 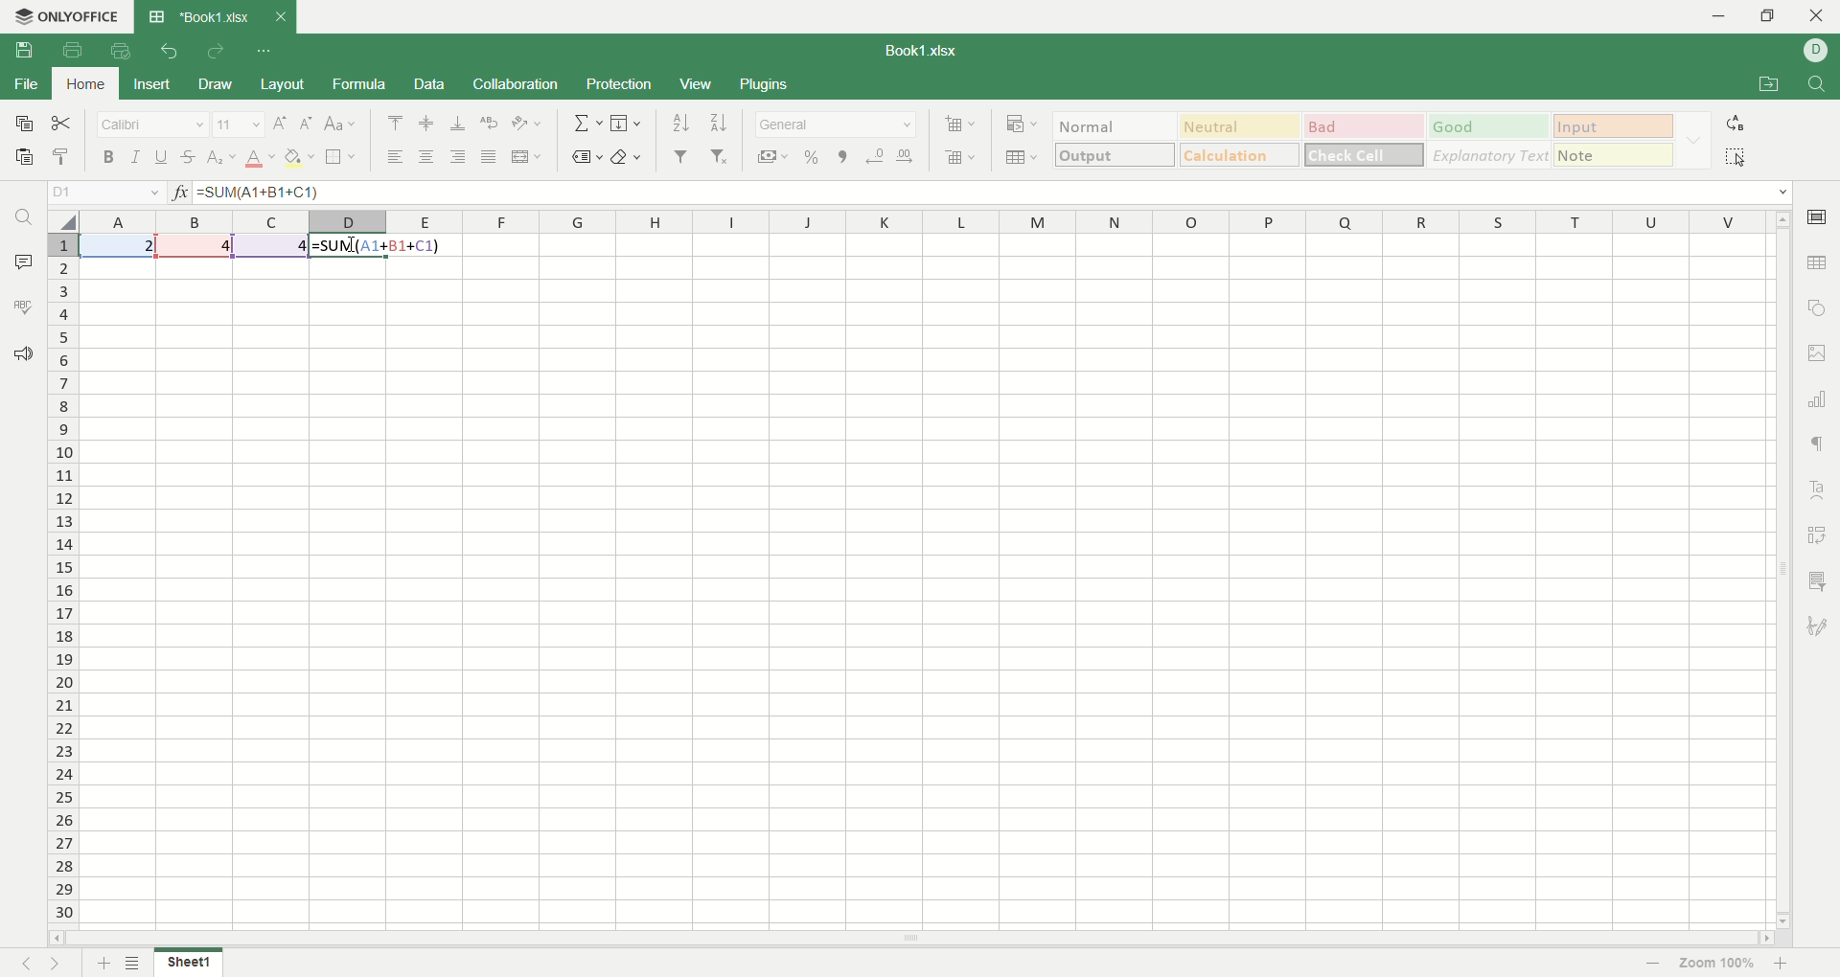 What do you see at coordinates (393, 155) in the screenshot?
I see `align left` at bounding box center [393, 155].